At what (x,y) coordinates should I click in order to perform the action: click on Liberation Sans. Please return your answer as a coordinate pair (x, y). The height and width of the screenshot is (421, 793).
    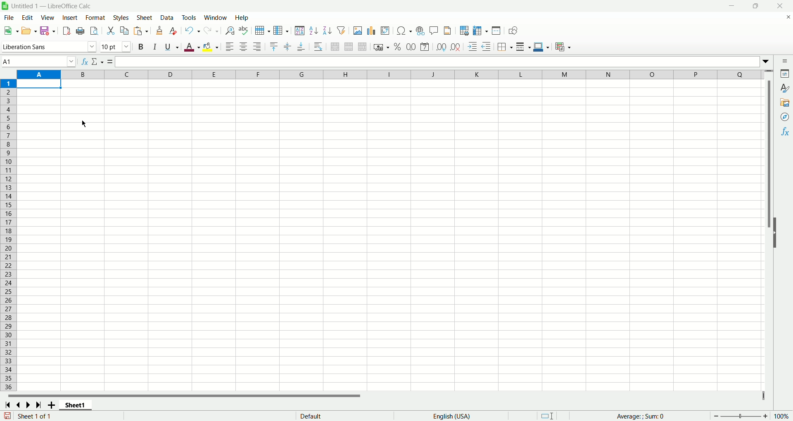
    Looking at the image, I should click on (49, 48).